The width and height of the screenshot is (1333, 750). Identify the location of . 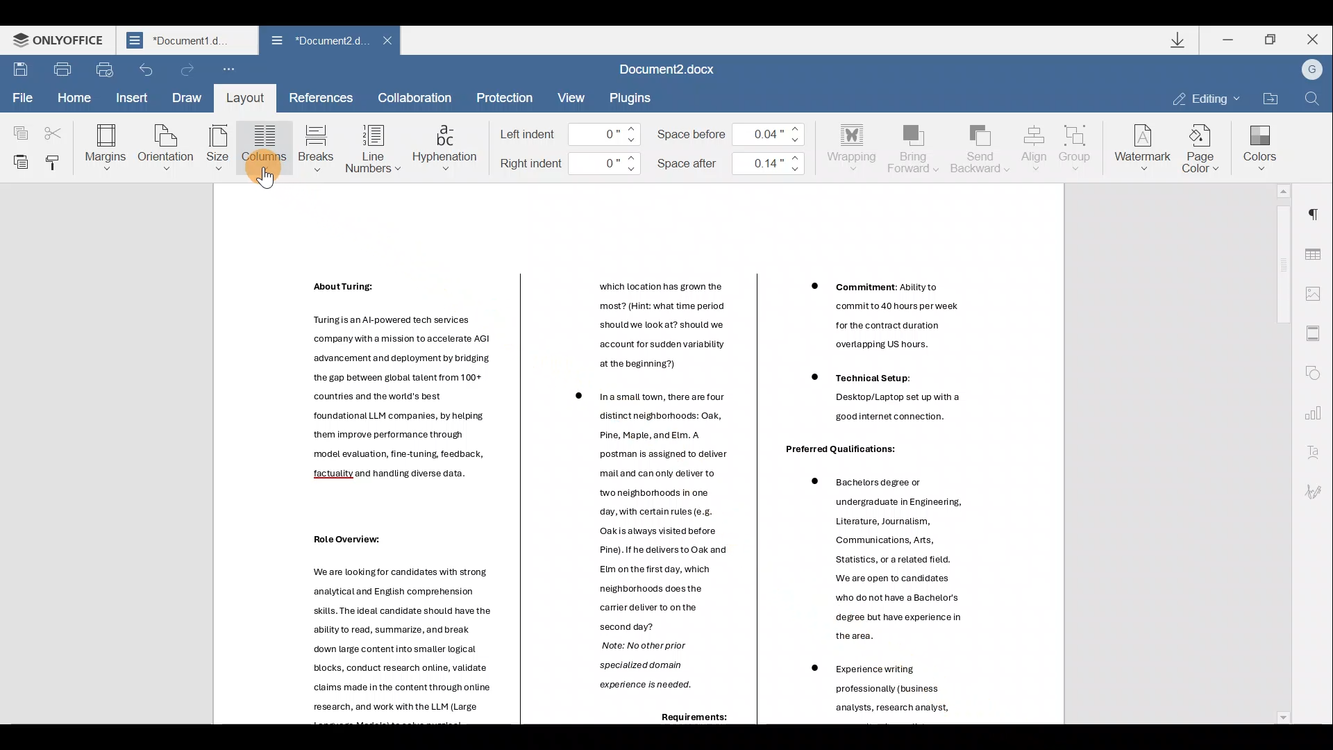
(333, 284).